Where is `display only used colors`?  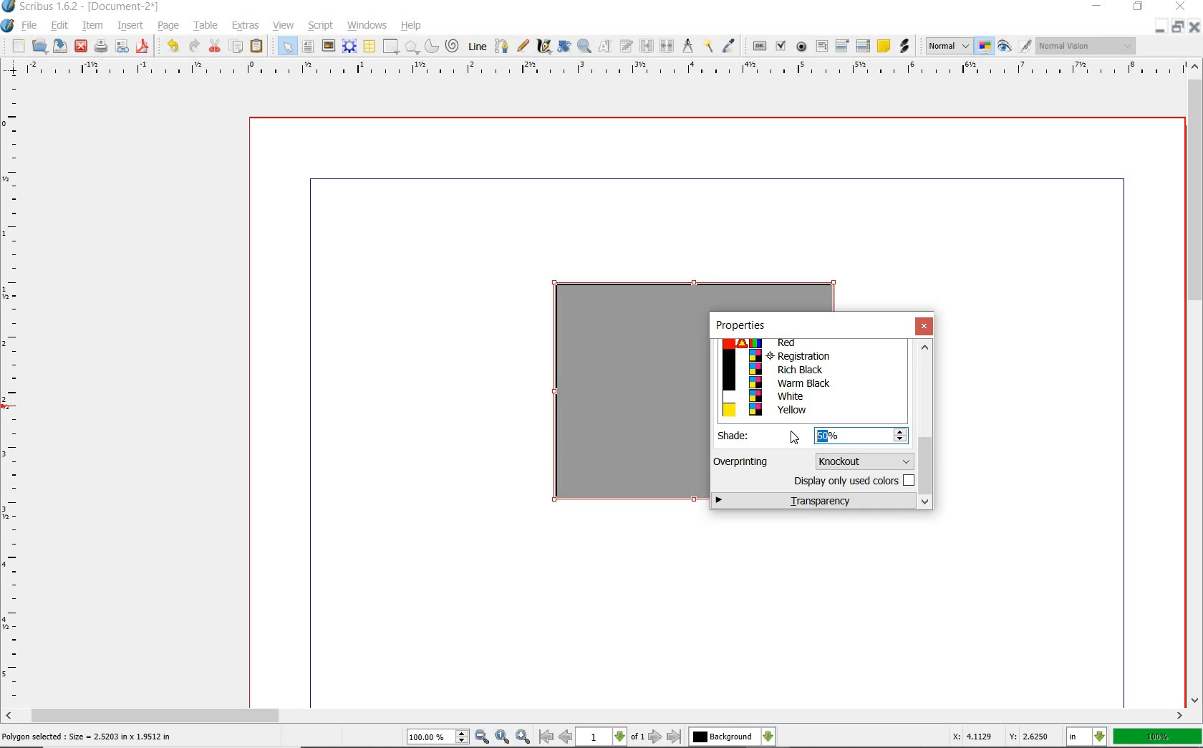
display only used colors is located at coordinates (852, 483).